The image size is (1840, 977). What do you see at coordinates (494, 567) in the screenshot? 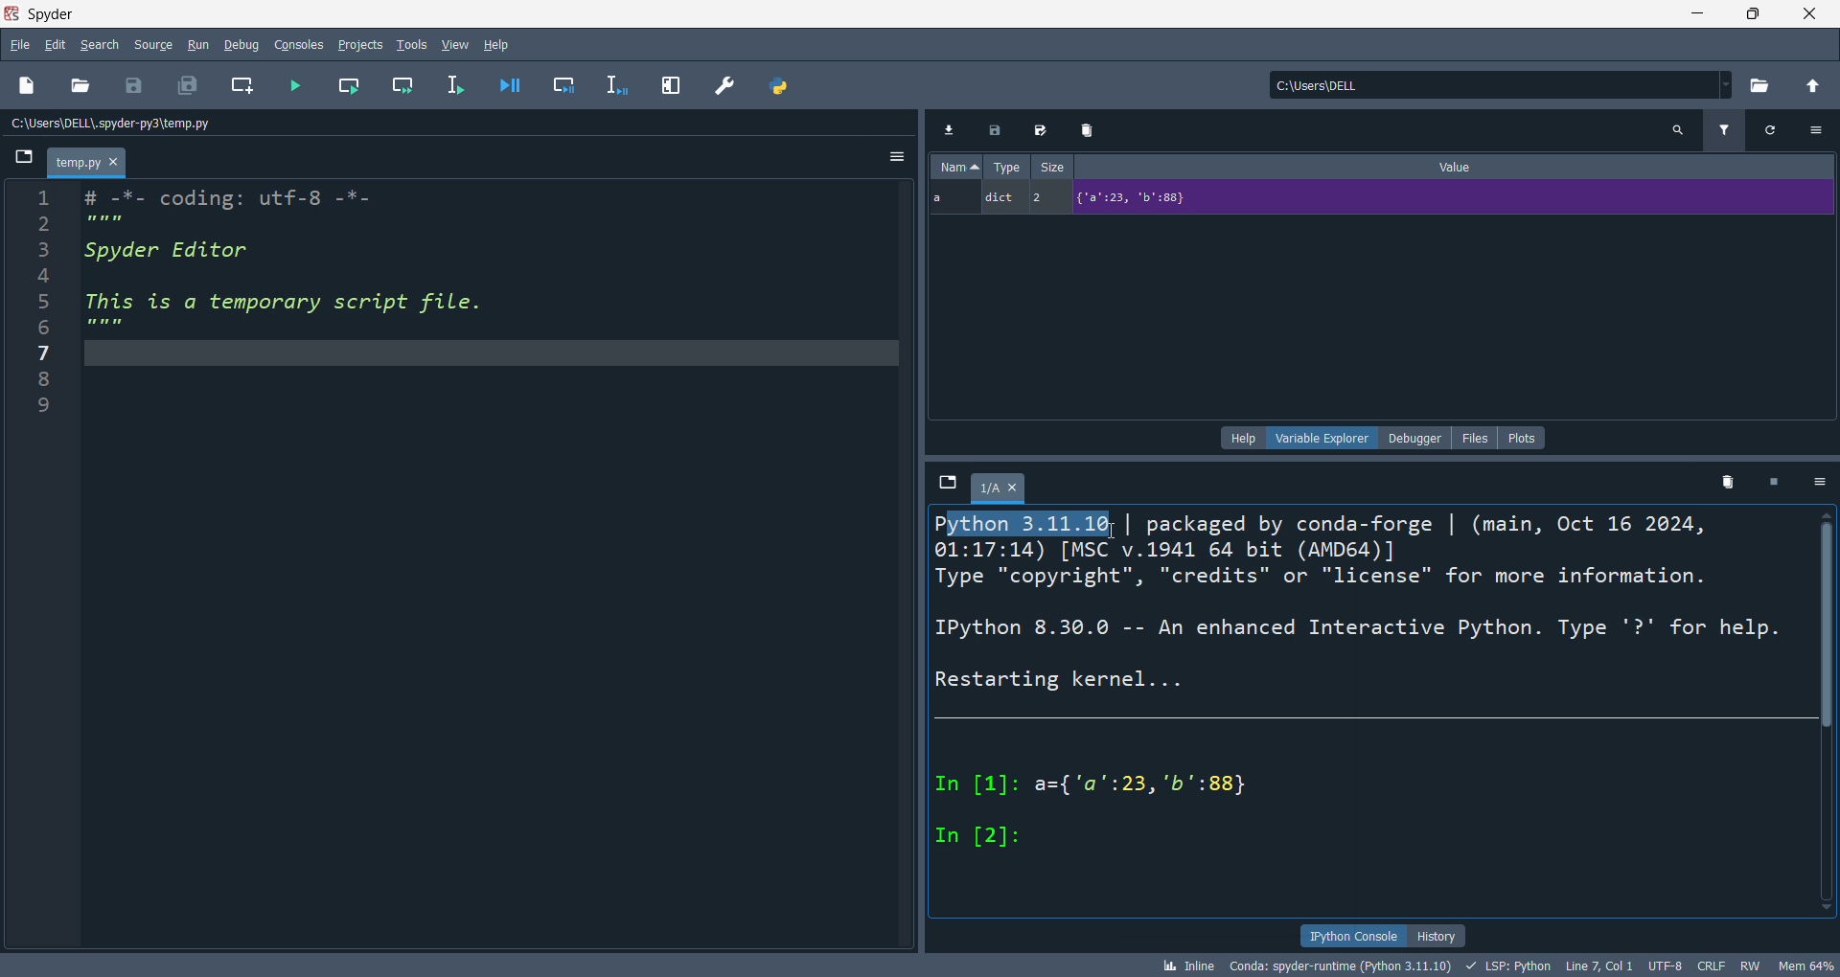
I see `editor Pane` at bounding box center [494, 567].